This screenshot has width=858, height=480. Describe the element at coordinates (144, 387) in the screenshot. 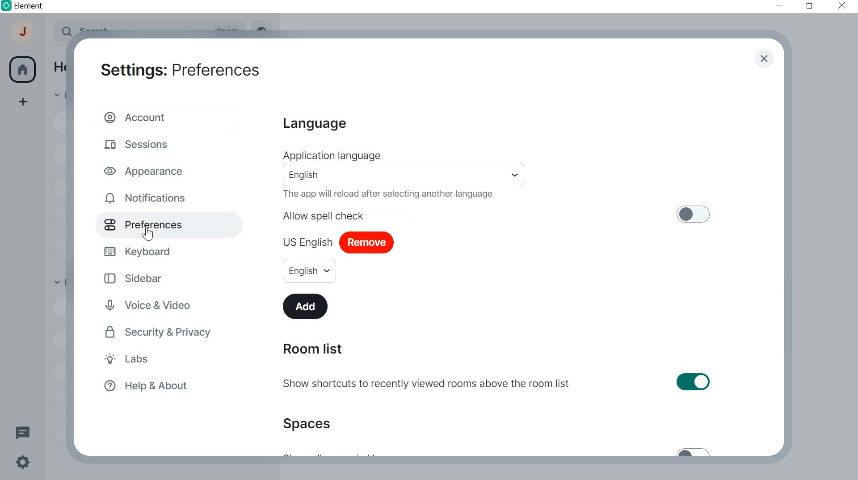

I see `HELP & ABOUT` at that location.